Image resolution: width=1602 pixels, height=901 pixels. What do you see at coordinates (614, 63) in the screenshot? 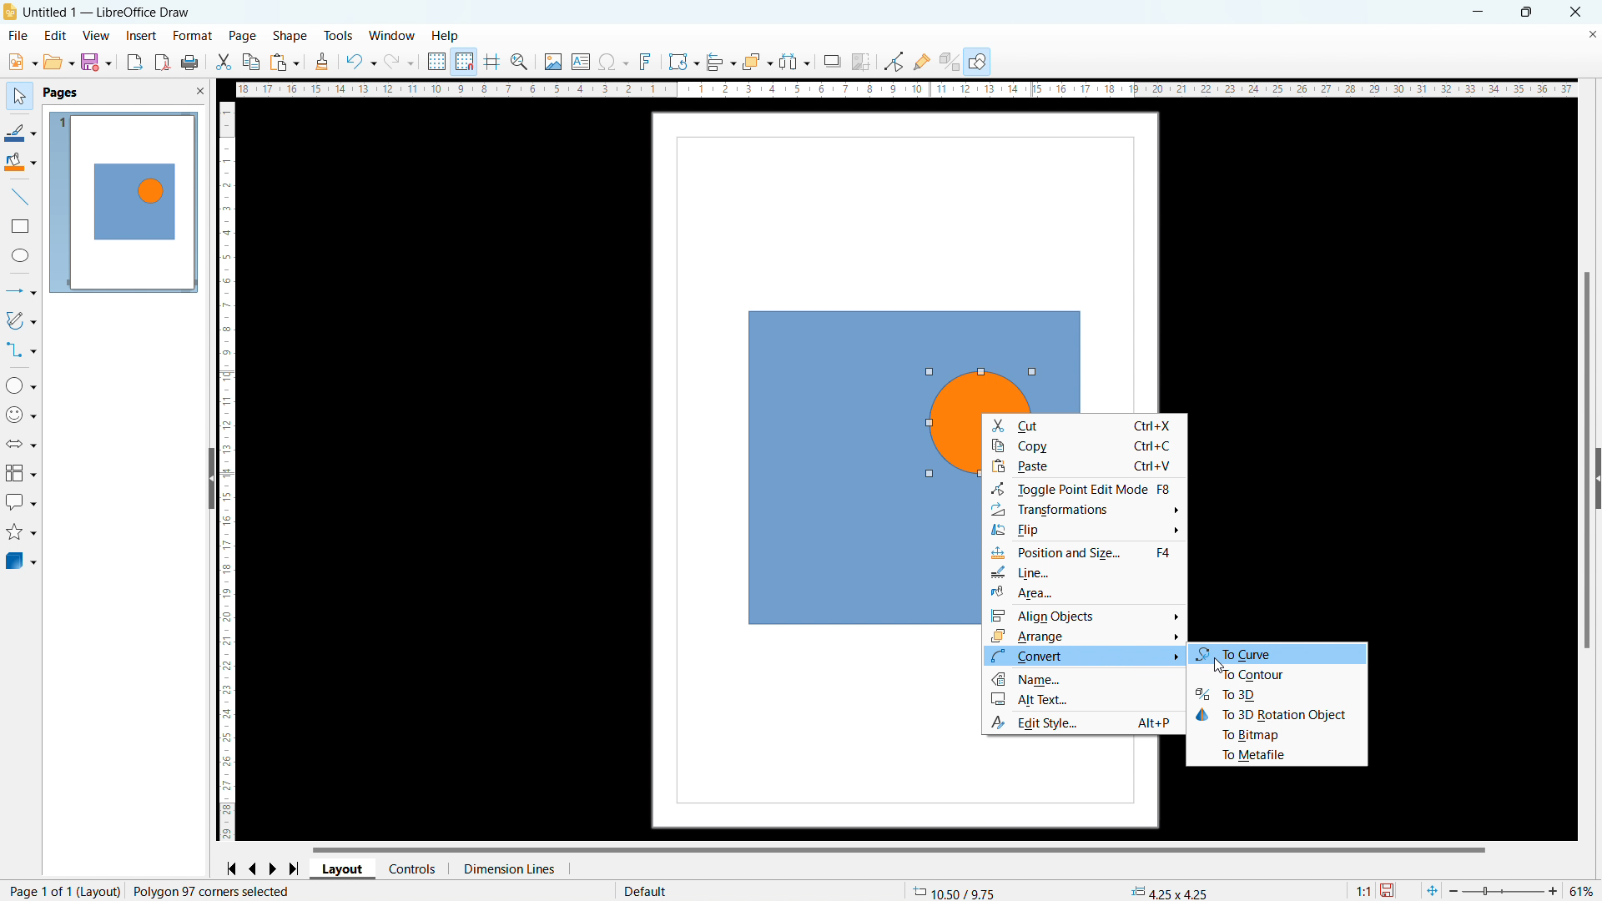
I see `insert special characters` at bounding box center [614, 63].